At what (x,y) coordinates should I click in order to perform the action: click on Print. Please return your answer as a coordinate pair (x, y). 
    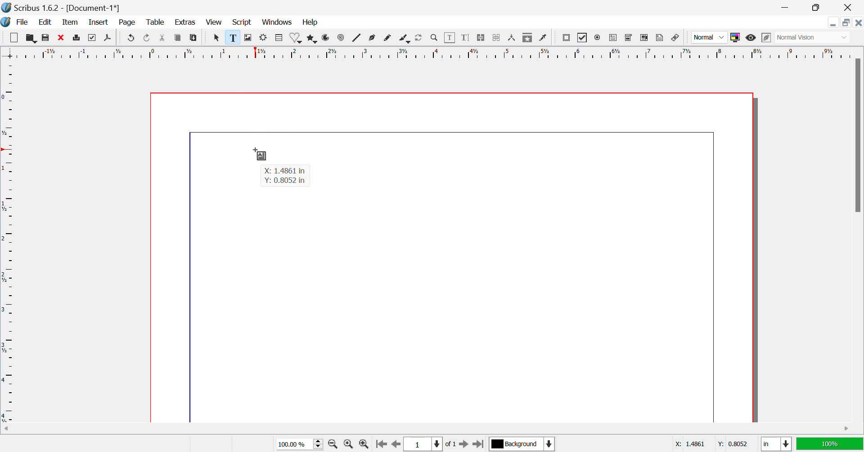
    Looking at the image, I should click on (76, 39).